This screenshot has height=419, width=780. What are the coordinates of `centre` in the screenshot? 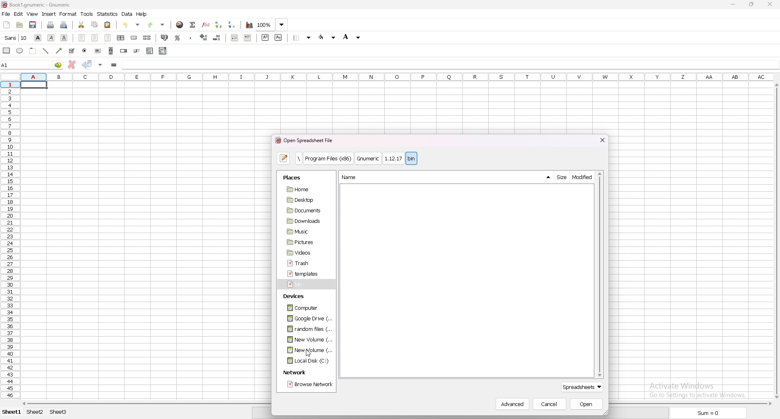 It's located at (95, 38).